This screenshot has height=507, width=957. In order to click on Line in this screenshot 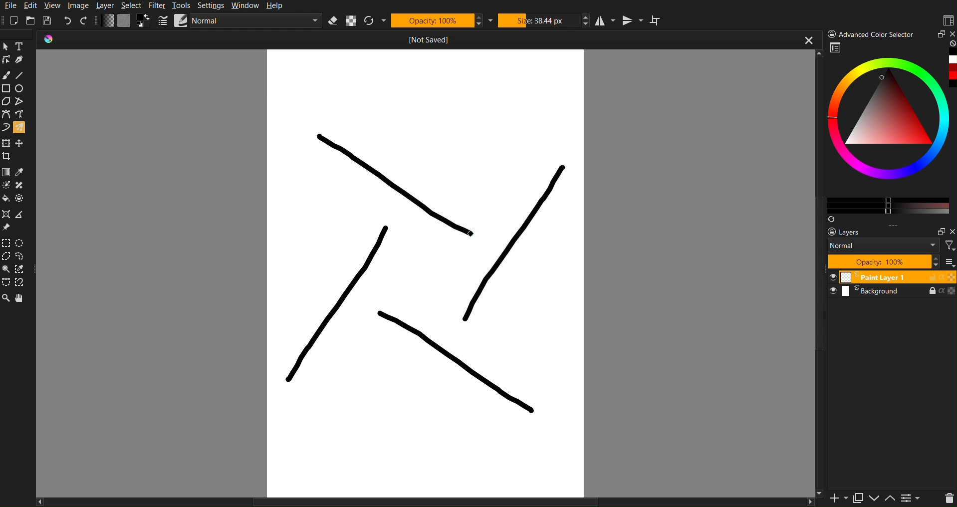, I will do `click(22, 75)`.